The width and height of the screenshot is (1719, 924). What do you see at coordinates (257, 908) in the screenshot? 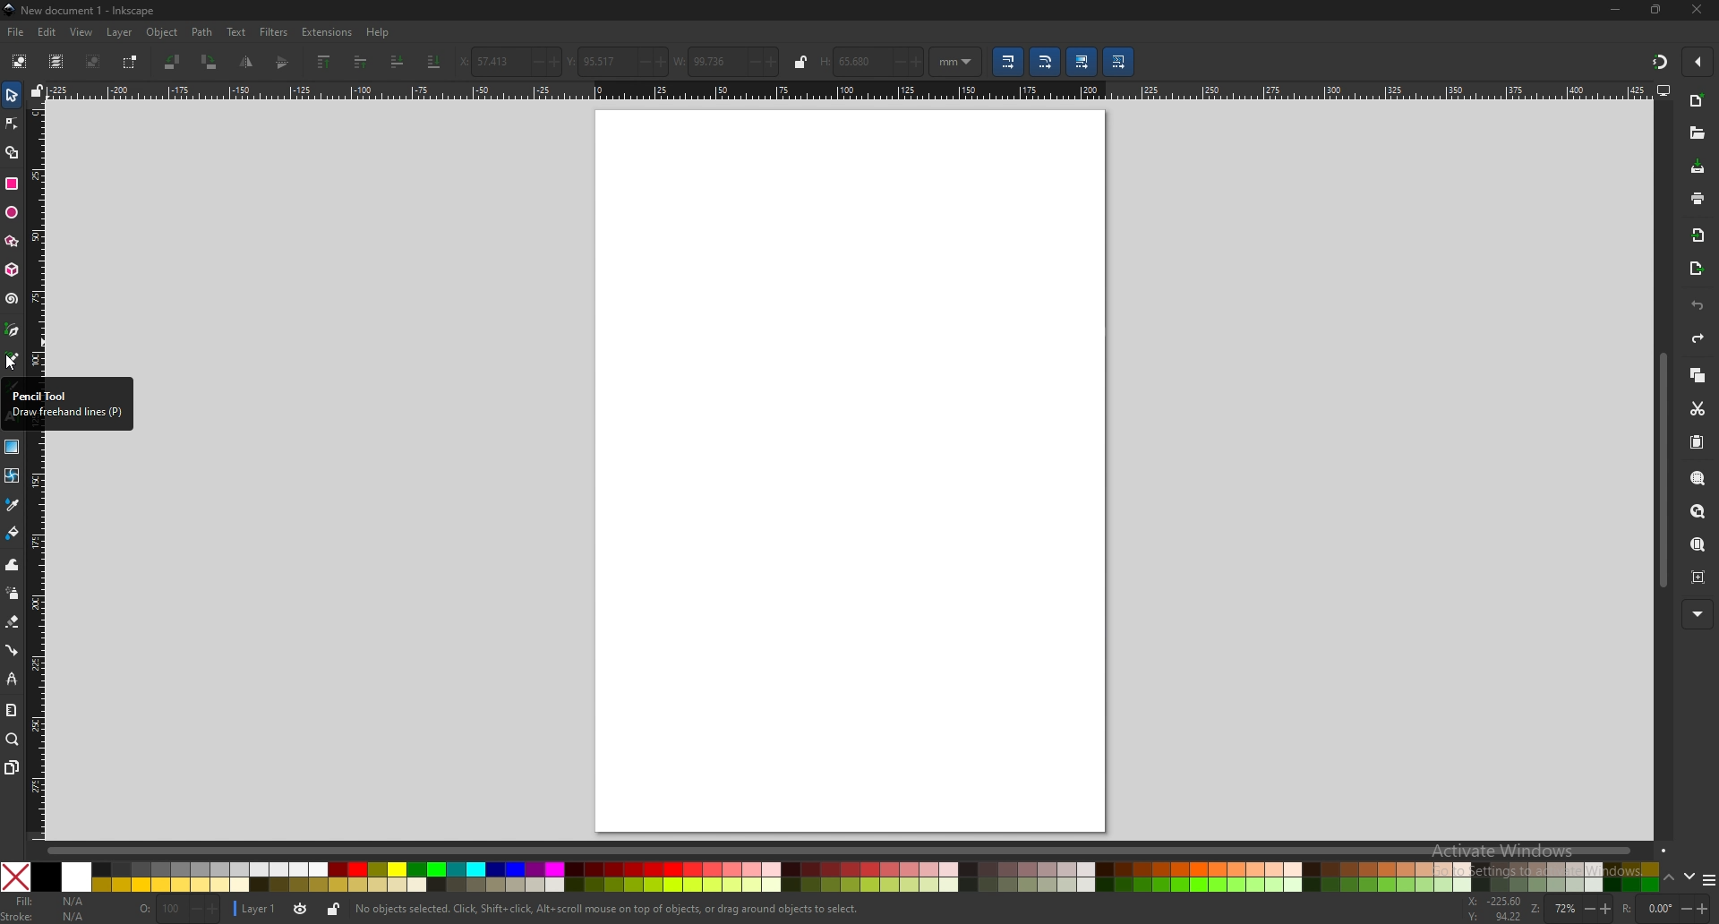
I see `layer` at bounding box center [257, 908].